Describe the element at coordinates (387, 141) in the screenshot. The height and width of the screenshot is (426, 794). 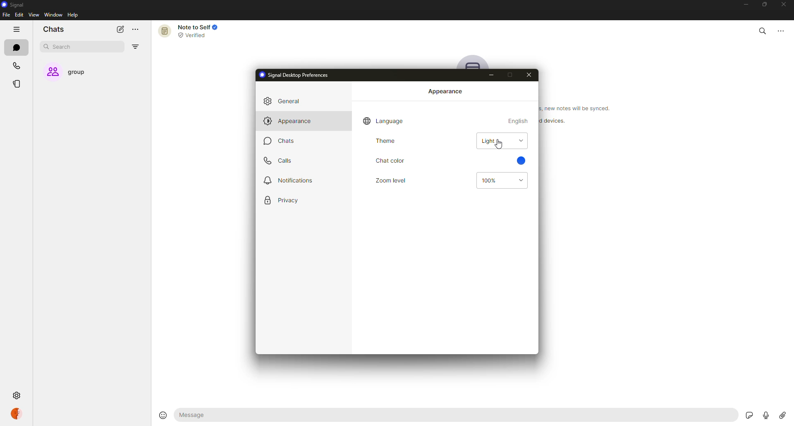
I see `theme` at that location.